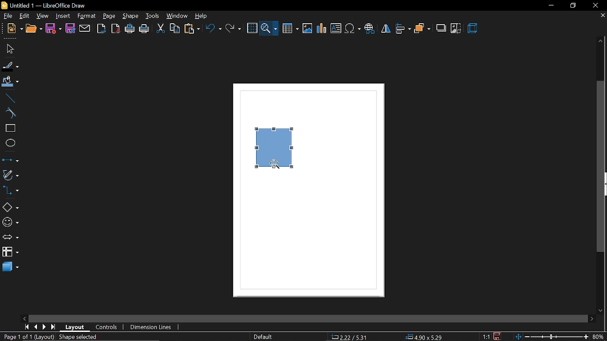 The image size is (607, 341). Describe the element at coordinates (107, 327) in the screenshot. I see `controls` at that location.